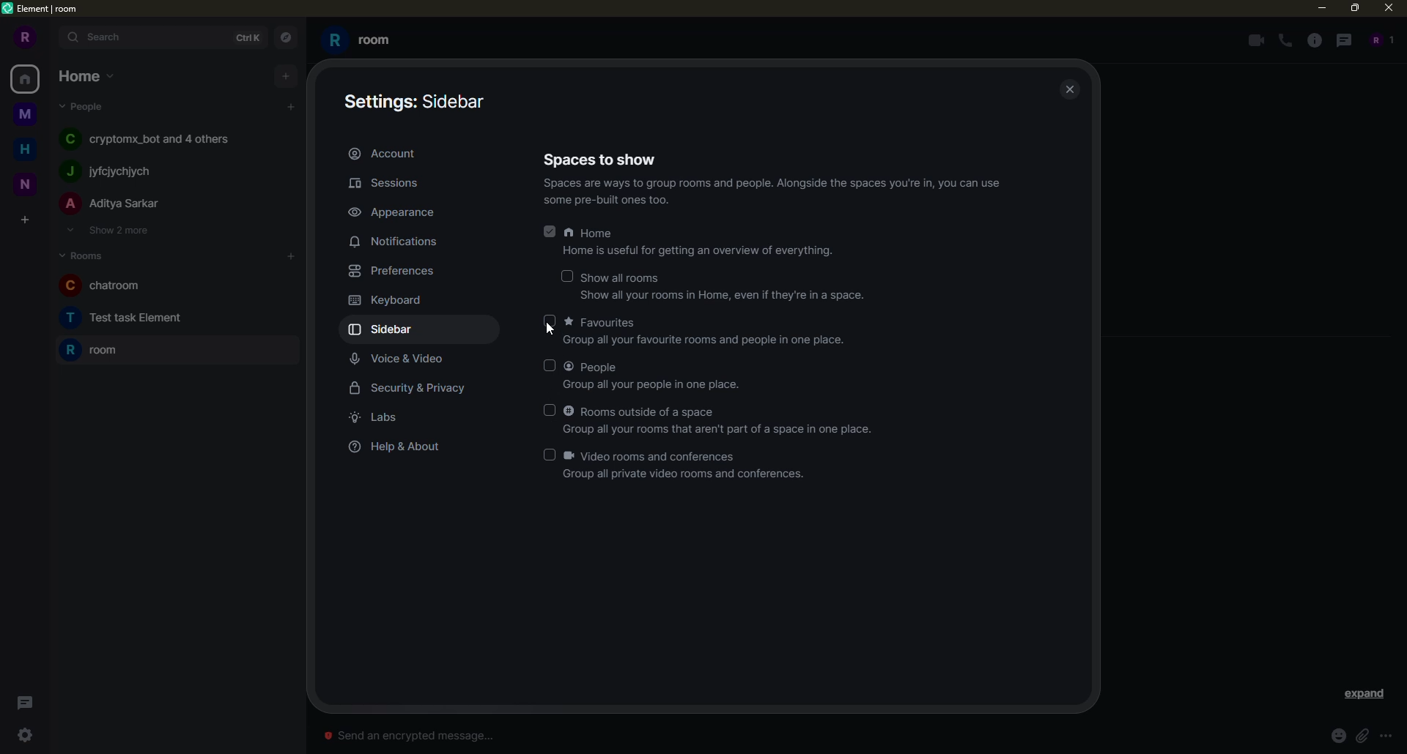 The width and height of the screenshot is (1407, 754). What do you see at coordinates (602, 322) in the screenshot?
I see `favorites` at bounding box center [602, 322].